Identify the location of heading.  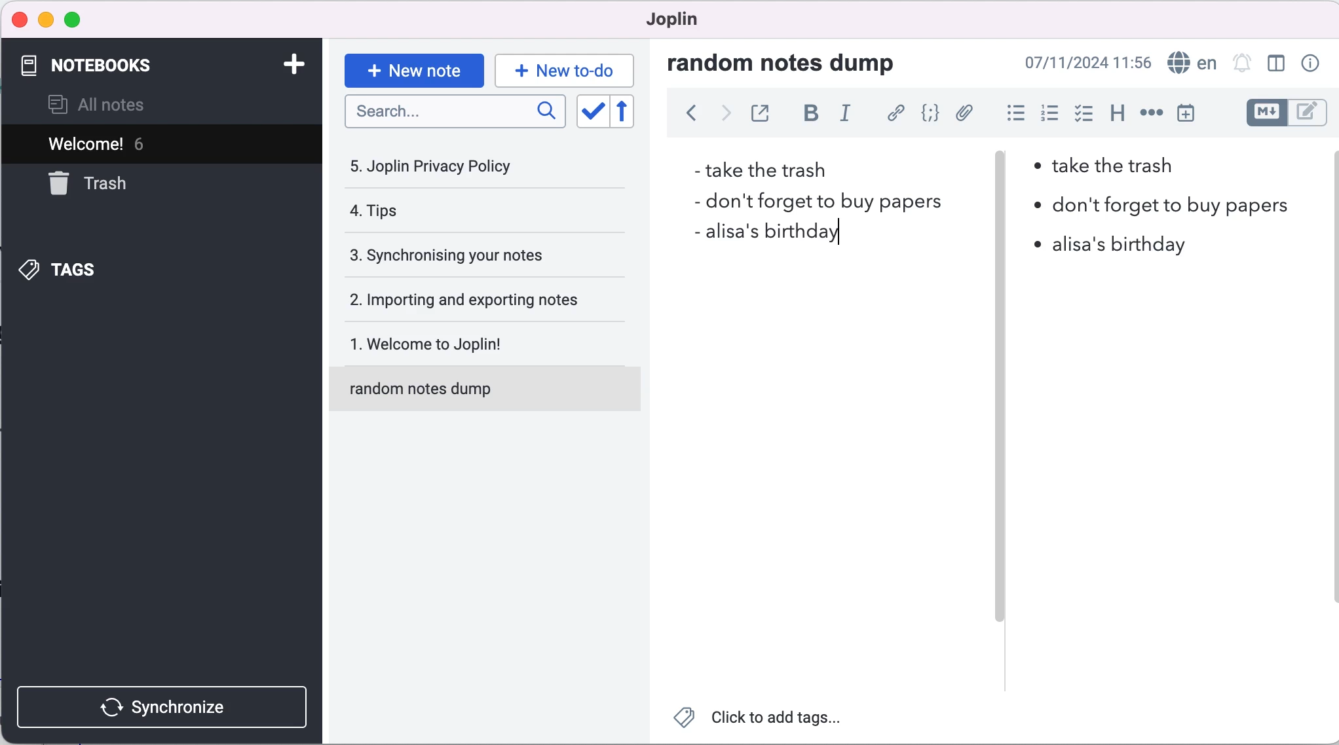
(1113, 115).